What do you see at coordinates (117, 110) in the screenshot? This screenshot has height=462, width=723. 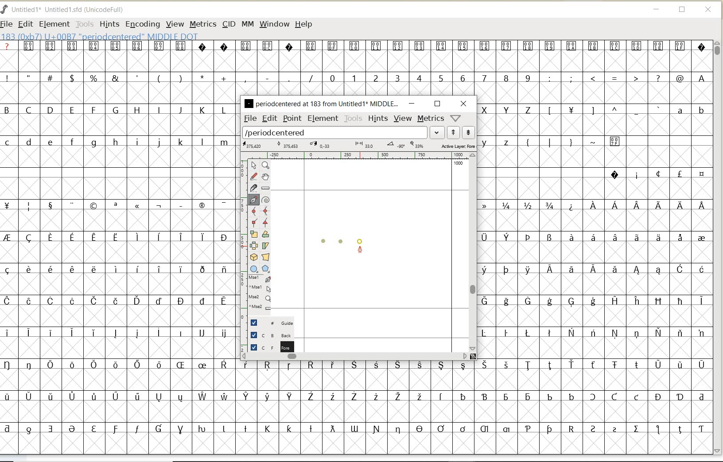 I see `uppercase letters` at bounding box center [117, 110].